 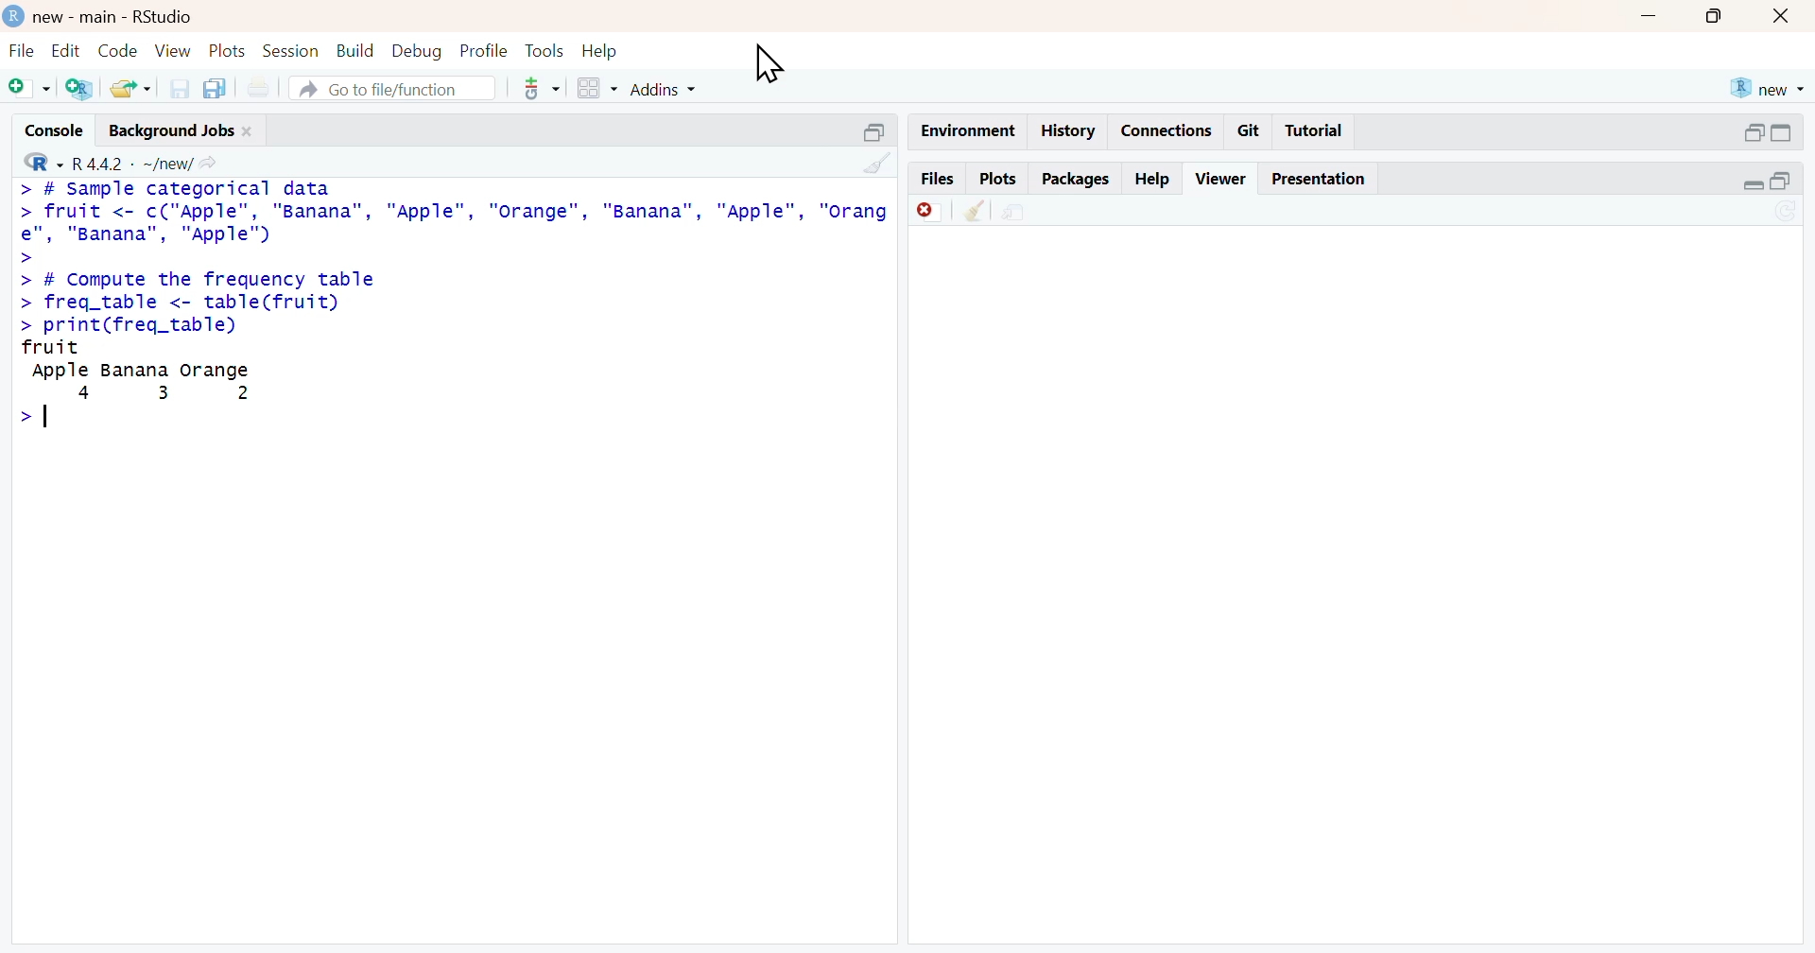 What do you see at coordinates (925, 213) in the screenshot?
I see `remove current viewer` at bounding box center [925, 213].